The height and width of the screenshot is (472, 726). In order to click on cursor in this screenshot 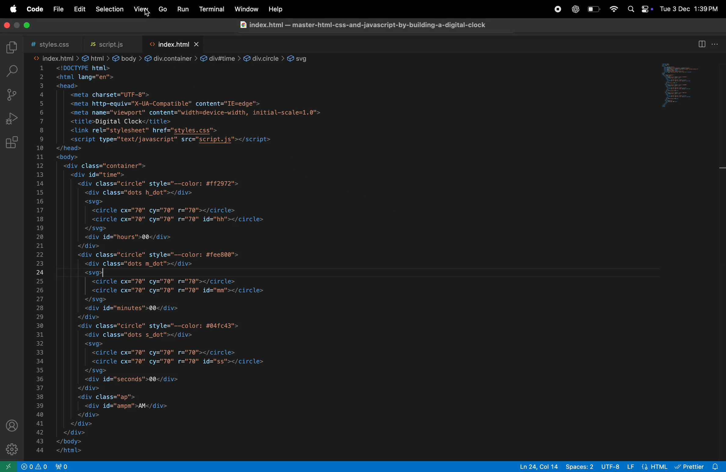, I will do `click(146, 17)`.